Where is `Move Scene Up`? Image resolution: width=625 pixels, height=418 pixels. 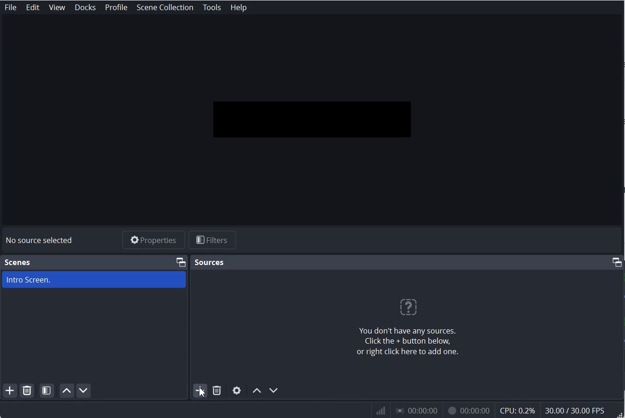 Move Scene Up is located at coordinates (67, 391).